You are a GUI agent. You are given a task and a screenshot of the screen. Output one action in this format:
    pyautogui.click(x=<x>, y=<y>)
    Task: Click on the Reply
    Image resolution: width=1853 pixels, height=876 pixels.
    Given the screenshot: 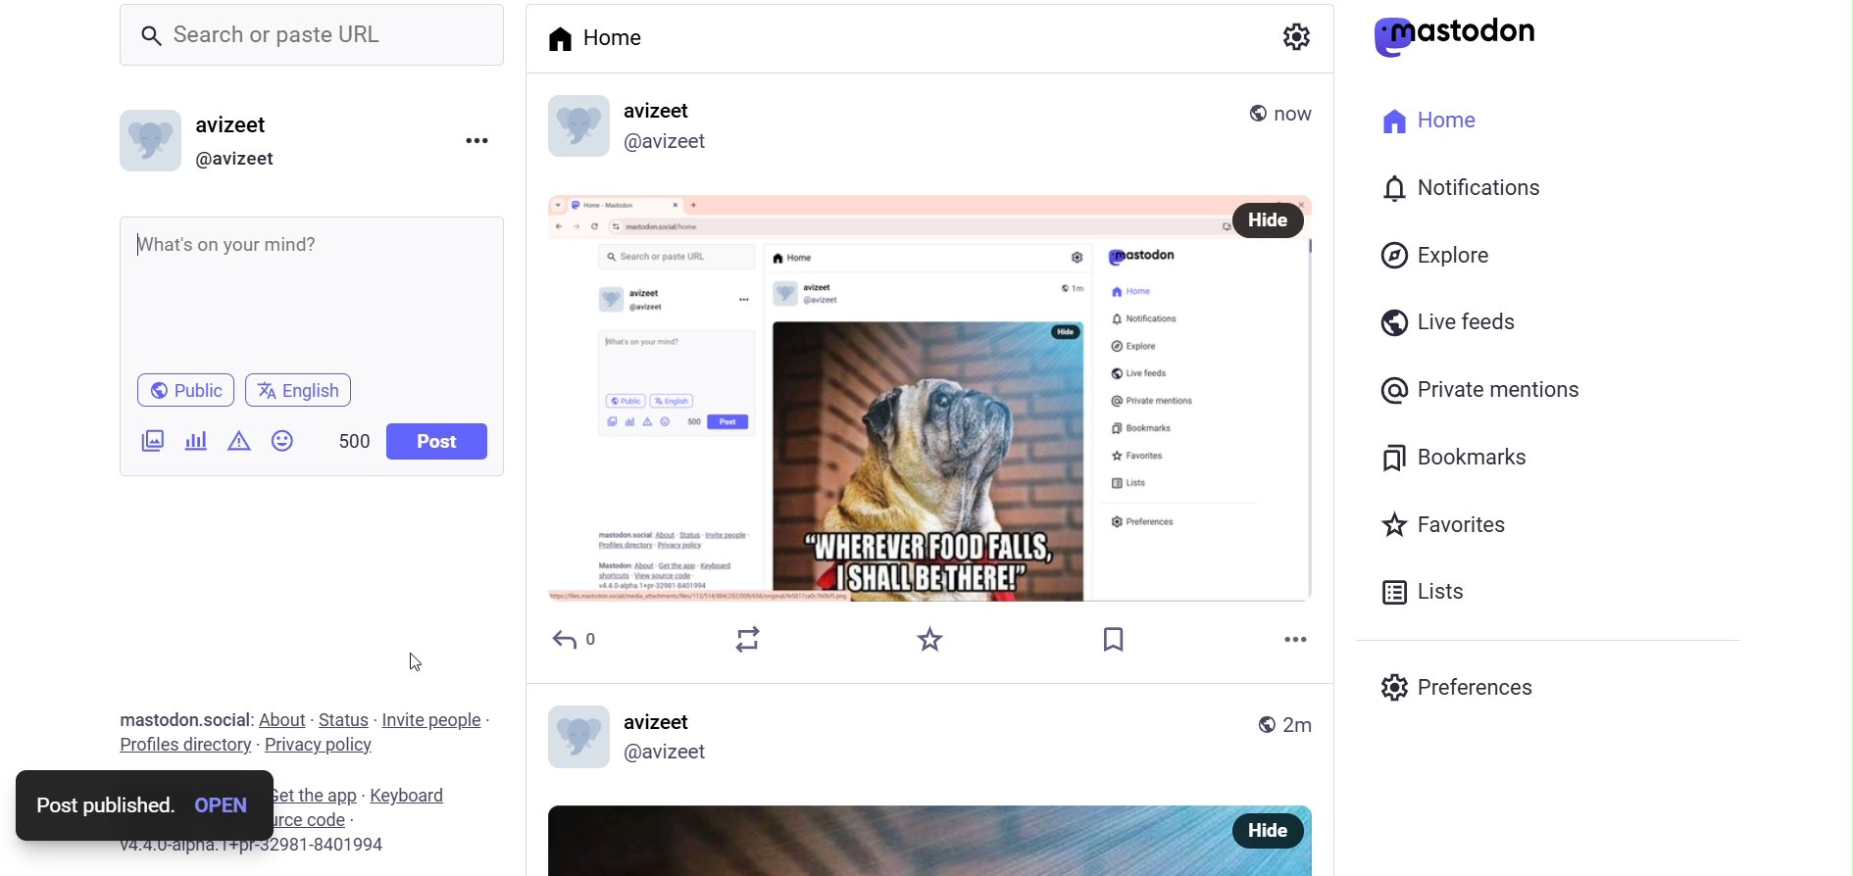 What is the action you would take?
    pyautogui.click(x=576, y=641)
    